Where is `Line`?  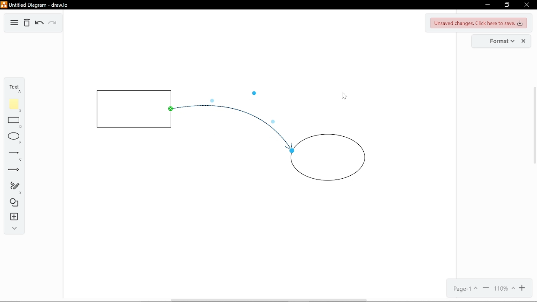 Line is located at coordinates (13, 156).